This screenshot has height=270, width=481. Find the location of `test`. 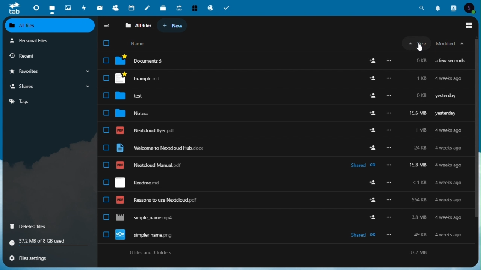

test is located at coordinates (280, 97).